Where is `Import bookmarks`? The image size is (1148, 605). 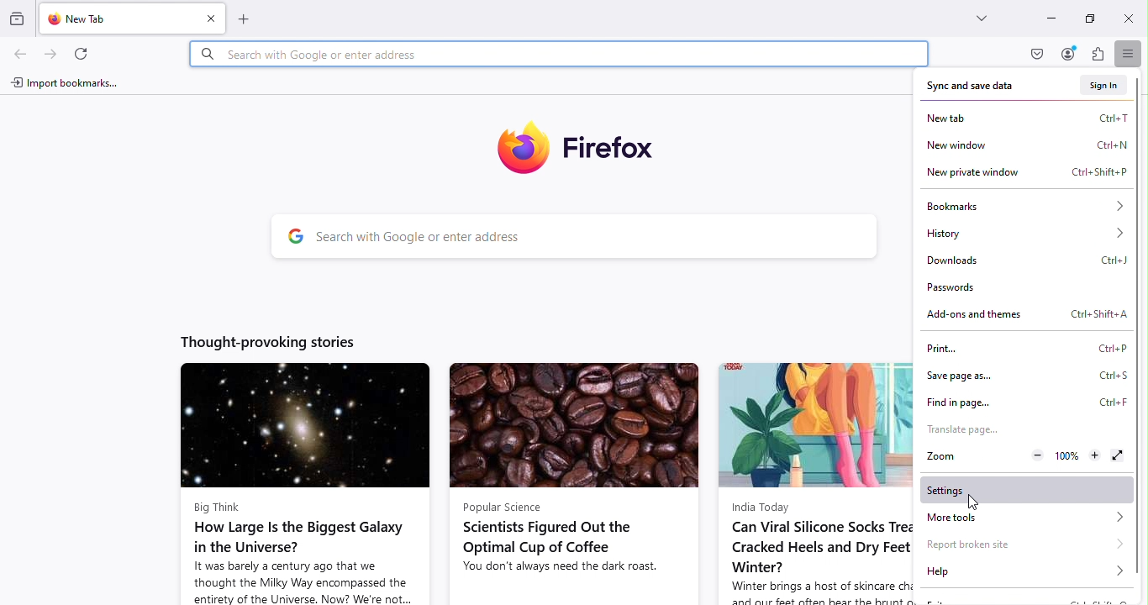 Import bookmarks is located at coordinates (62, 84).